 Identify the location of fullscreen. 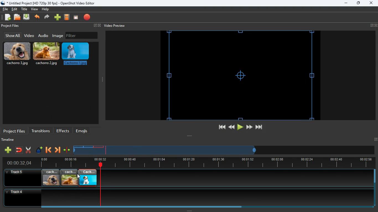
(374, 25).